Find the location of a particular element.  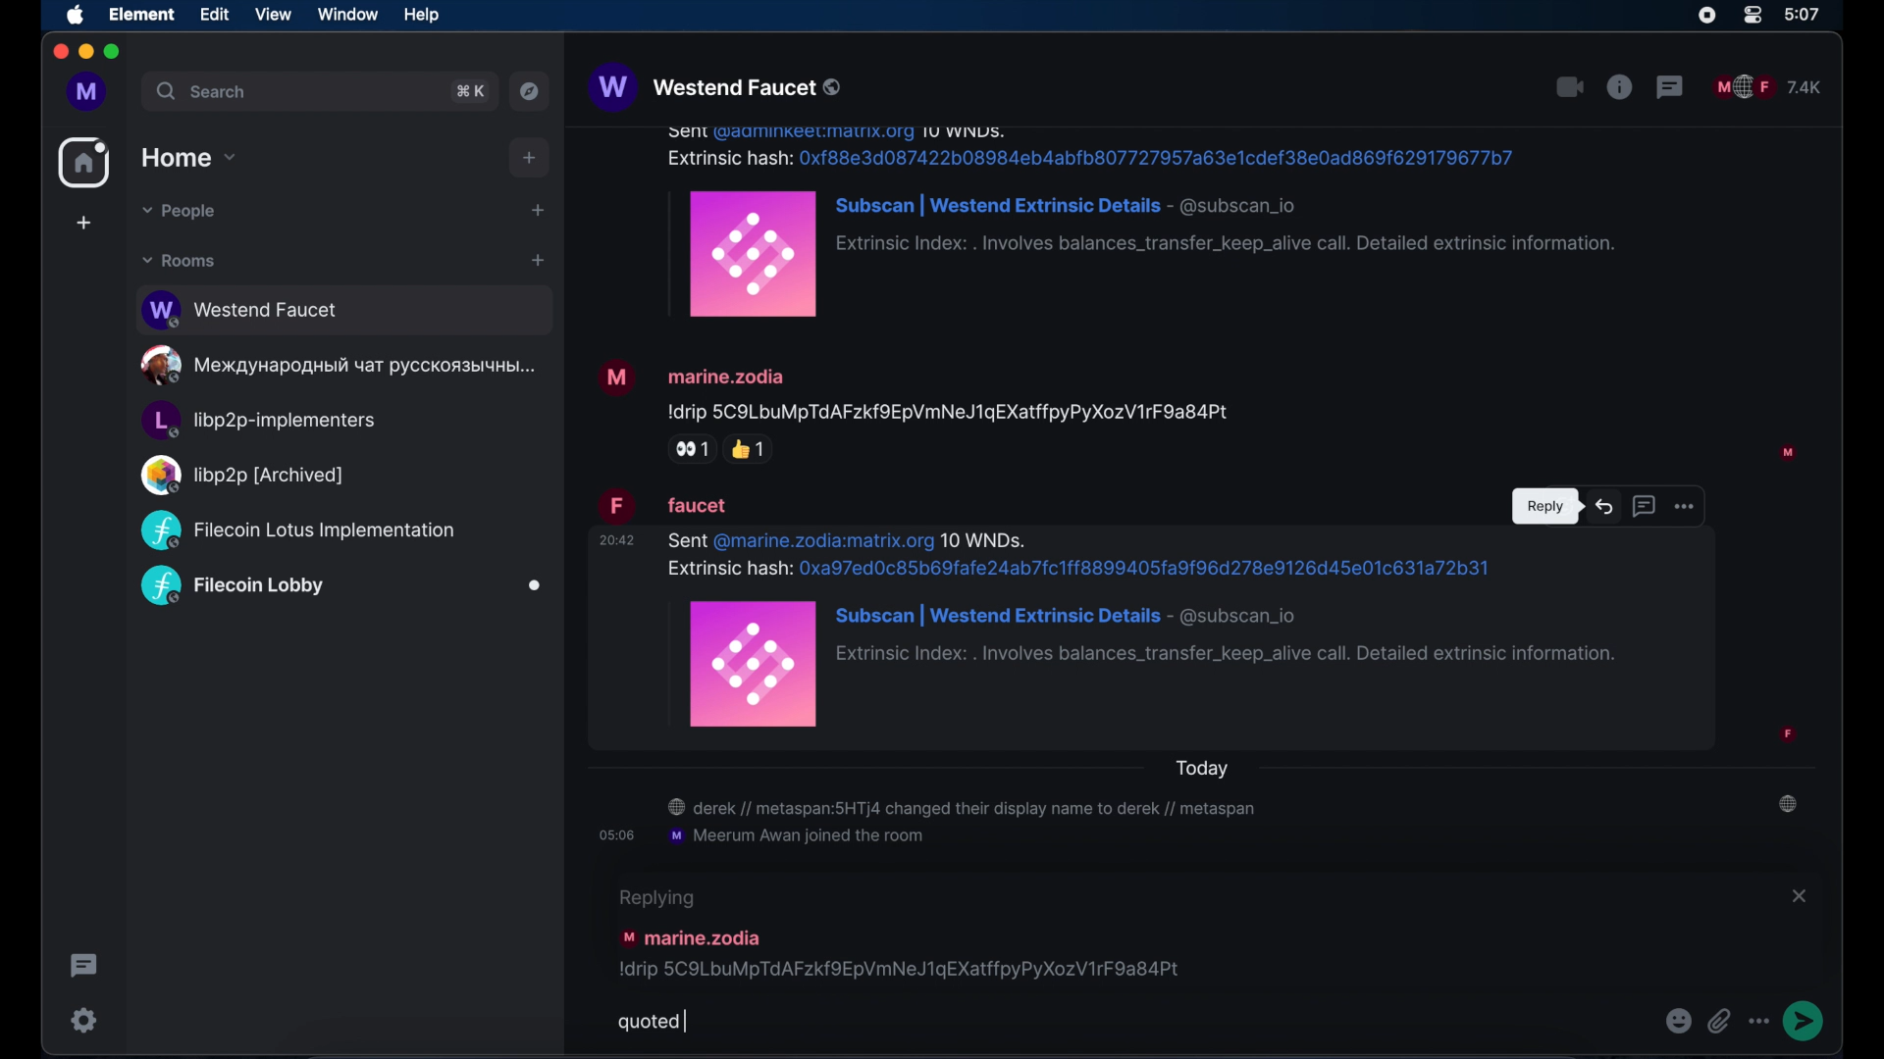

rooms dropdown is located at coordinates (179, 262).